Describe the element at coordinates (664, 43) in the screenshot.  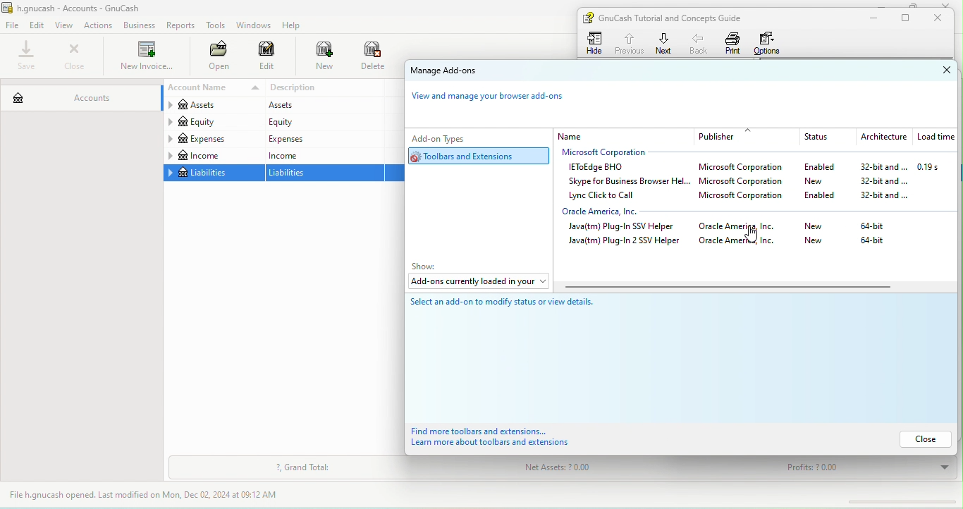
I see `next` at that location.